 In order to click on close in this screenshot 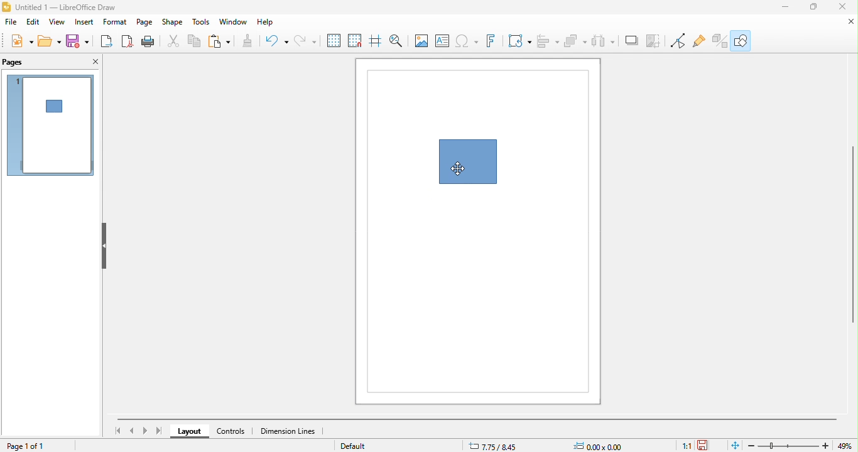, I will do `click(92, 62)`.